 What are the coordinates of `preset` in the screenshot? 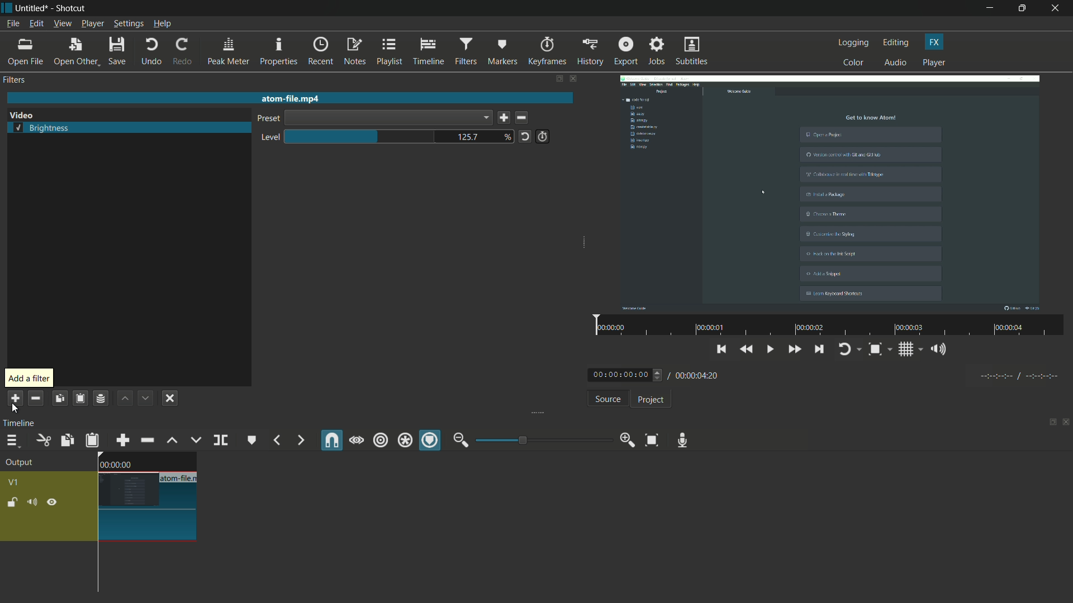 It's located at (267, 119).